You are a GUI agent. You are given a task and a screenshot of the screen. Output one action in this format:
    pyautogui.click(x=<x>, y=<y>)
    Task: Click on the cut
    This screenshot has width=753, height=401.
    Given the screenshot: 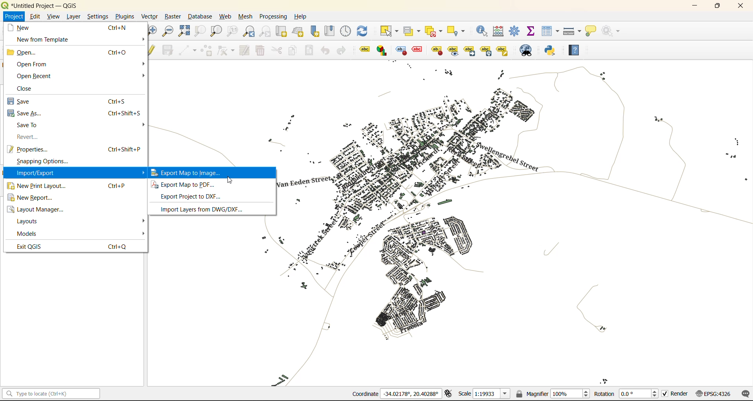 What is the action you would take?
    pyautogui.click(x=277, y=50)
    